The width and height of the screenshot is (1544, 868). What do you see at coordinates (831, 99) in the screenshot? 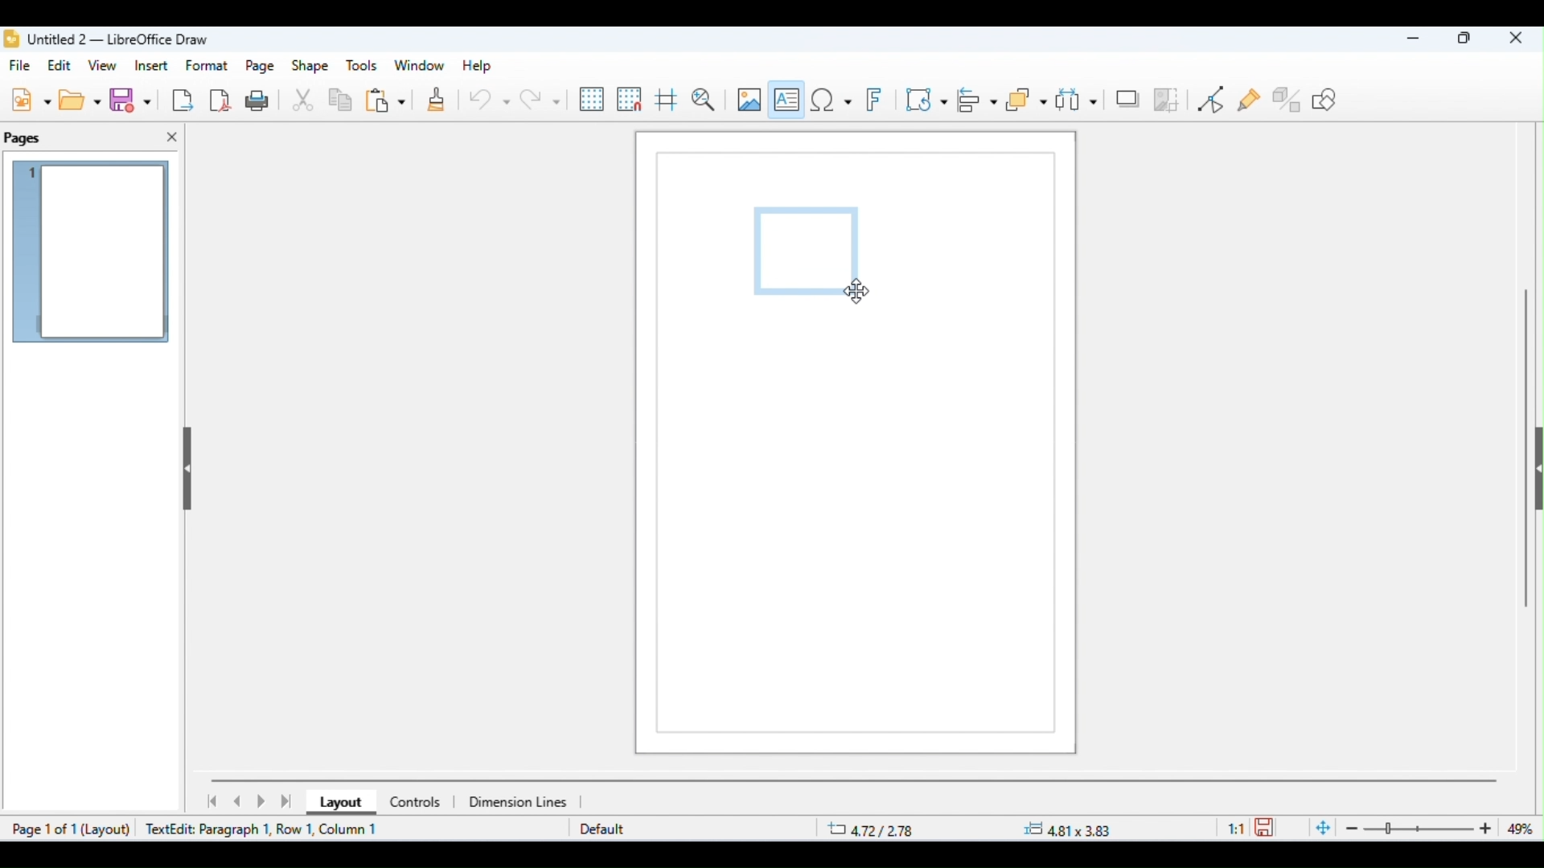
I see `insert special characters` at bounding box center [831, 99].